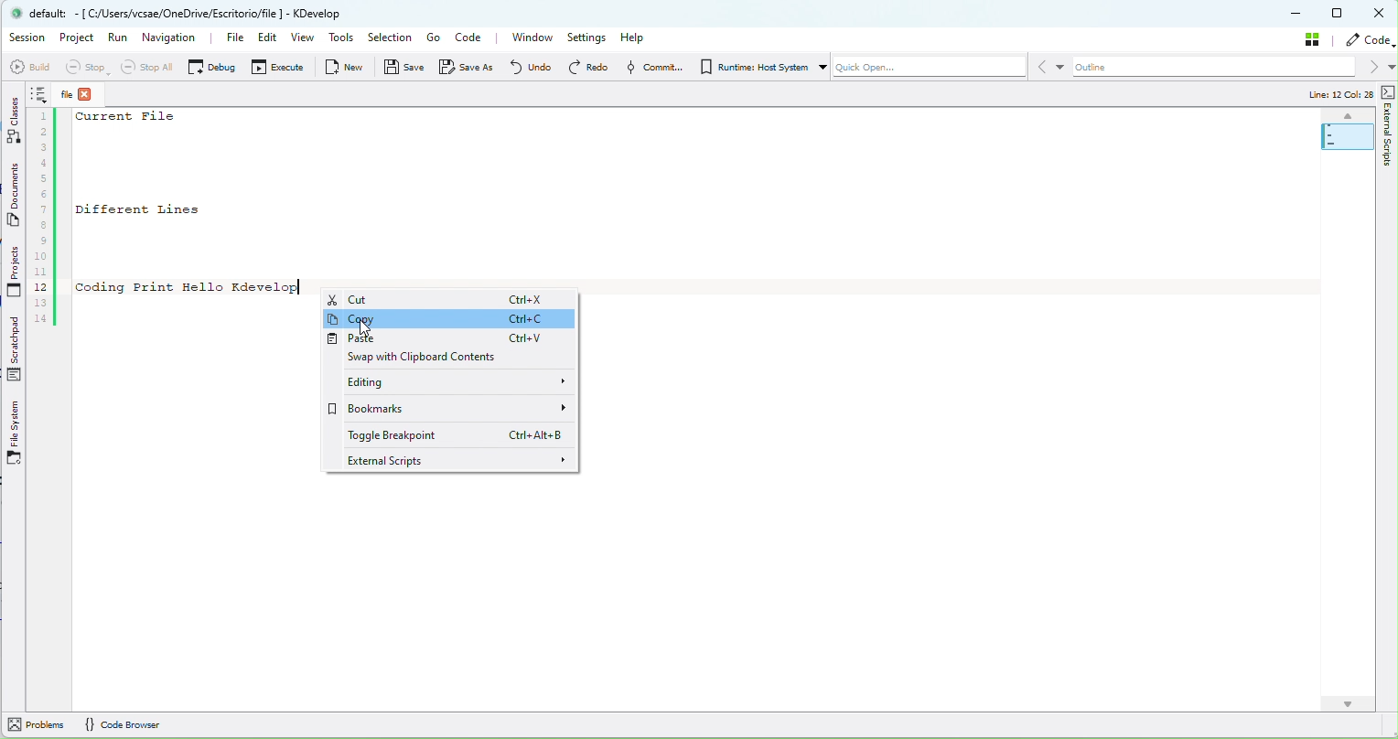  Describe the element at coordinates (1340, 132) in the screenshot. I see `Minimap` at that location.